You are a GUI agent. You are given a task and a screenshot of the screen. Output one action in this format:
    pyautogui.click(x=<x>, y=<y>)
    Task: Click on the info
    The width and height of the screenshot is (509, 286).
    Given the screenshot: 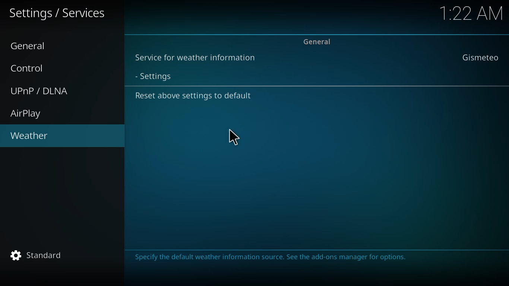 What is the action you would take?
    pyautogui.click(x=272, y=258)
    